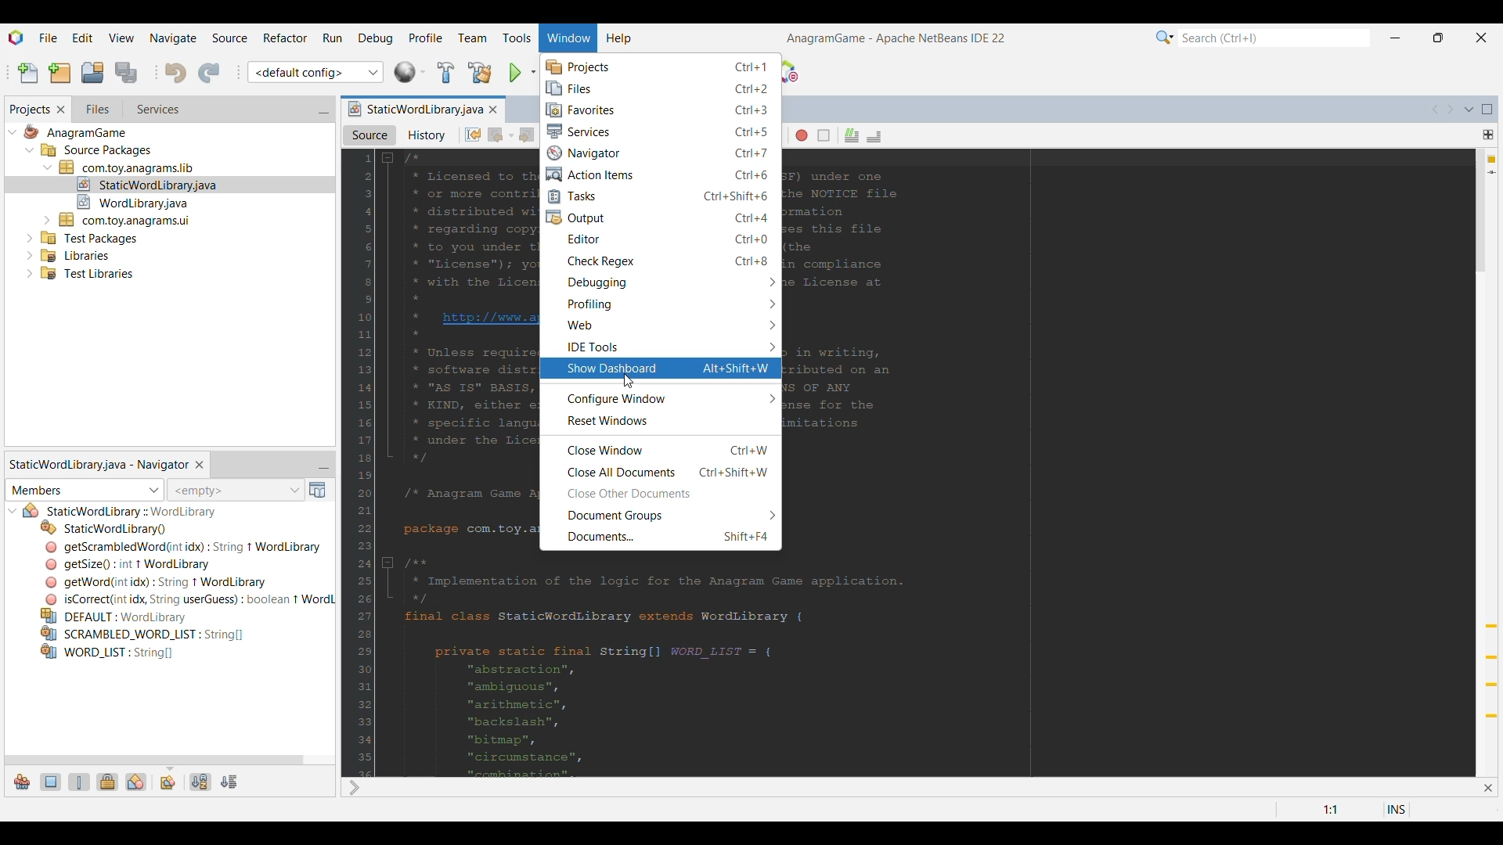 Image resolution: width=1503 pixels, height=845 pixels. Describe the element at coordinates (660, 110) in the screenshot. I see `Favorites` at that location.